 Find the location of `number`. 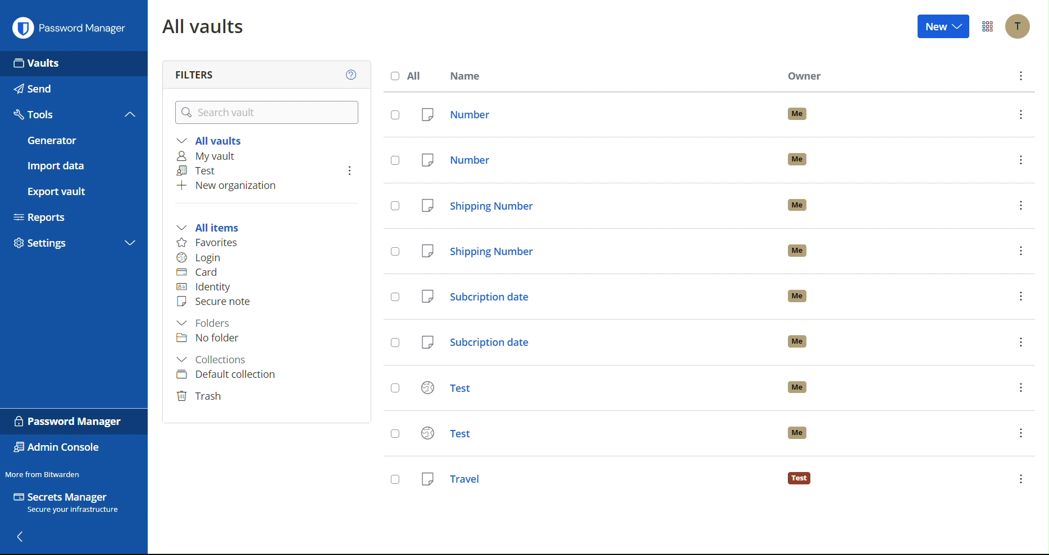

number is located at coordinates (591, 115).